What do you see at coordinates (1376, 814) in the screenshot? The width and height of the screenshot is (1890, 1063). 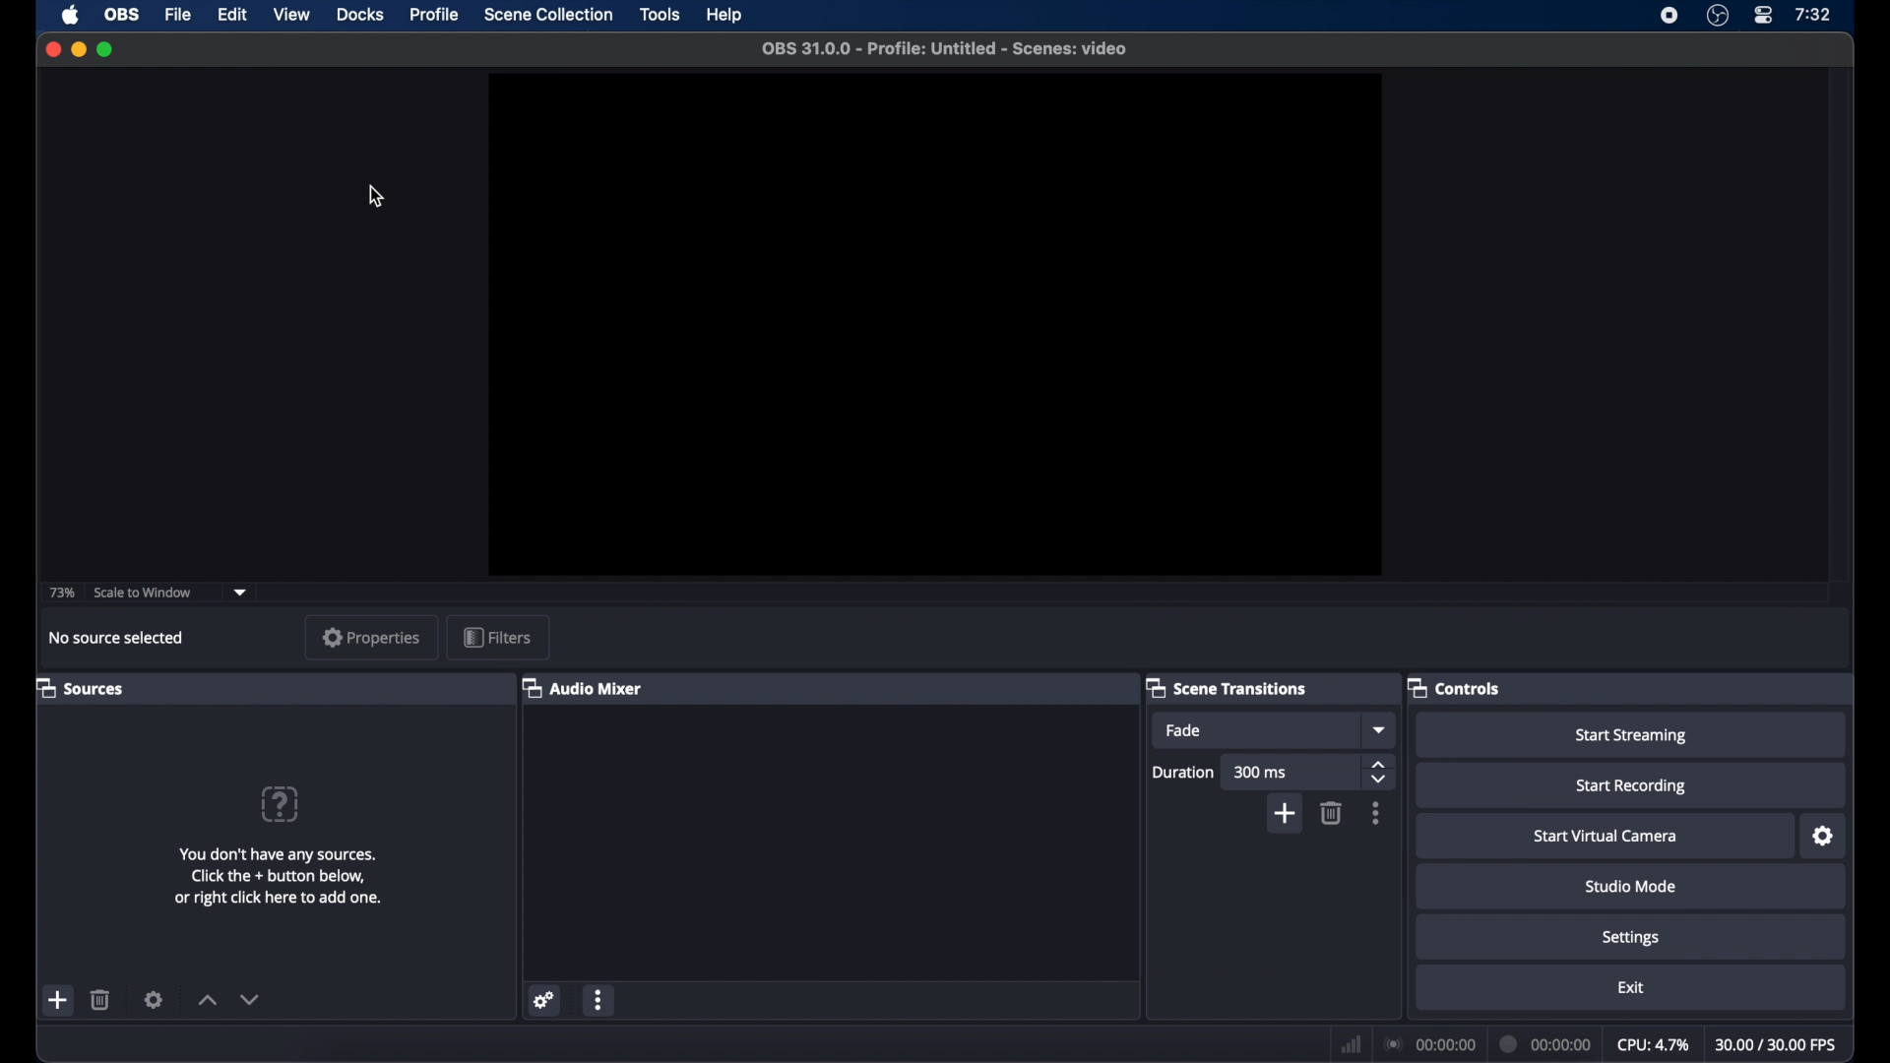 I see `more options` at bounding box center [1376, 814].